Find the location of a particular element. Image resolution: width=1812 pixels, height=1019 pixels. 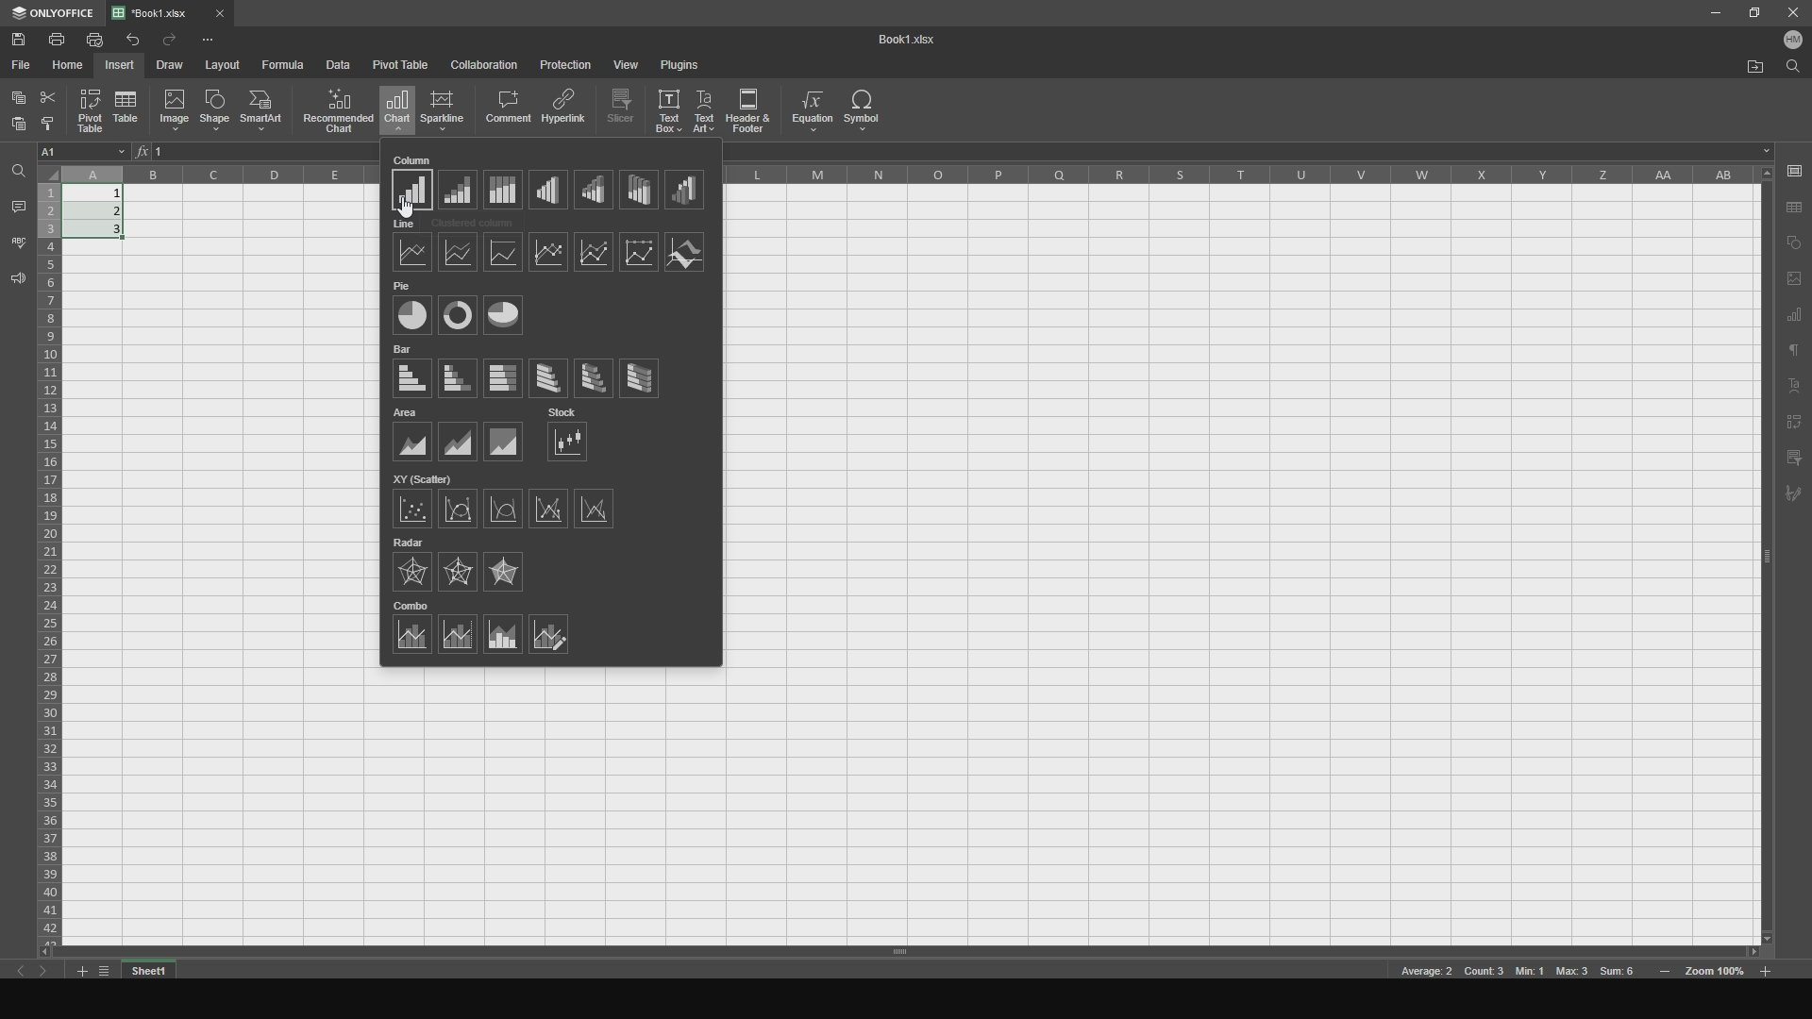

page is located at coordinates (1794, 278).